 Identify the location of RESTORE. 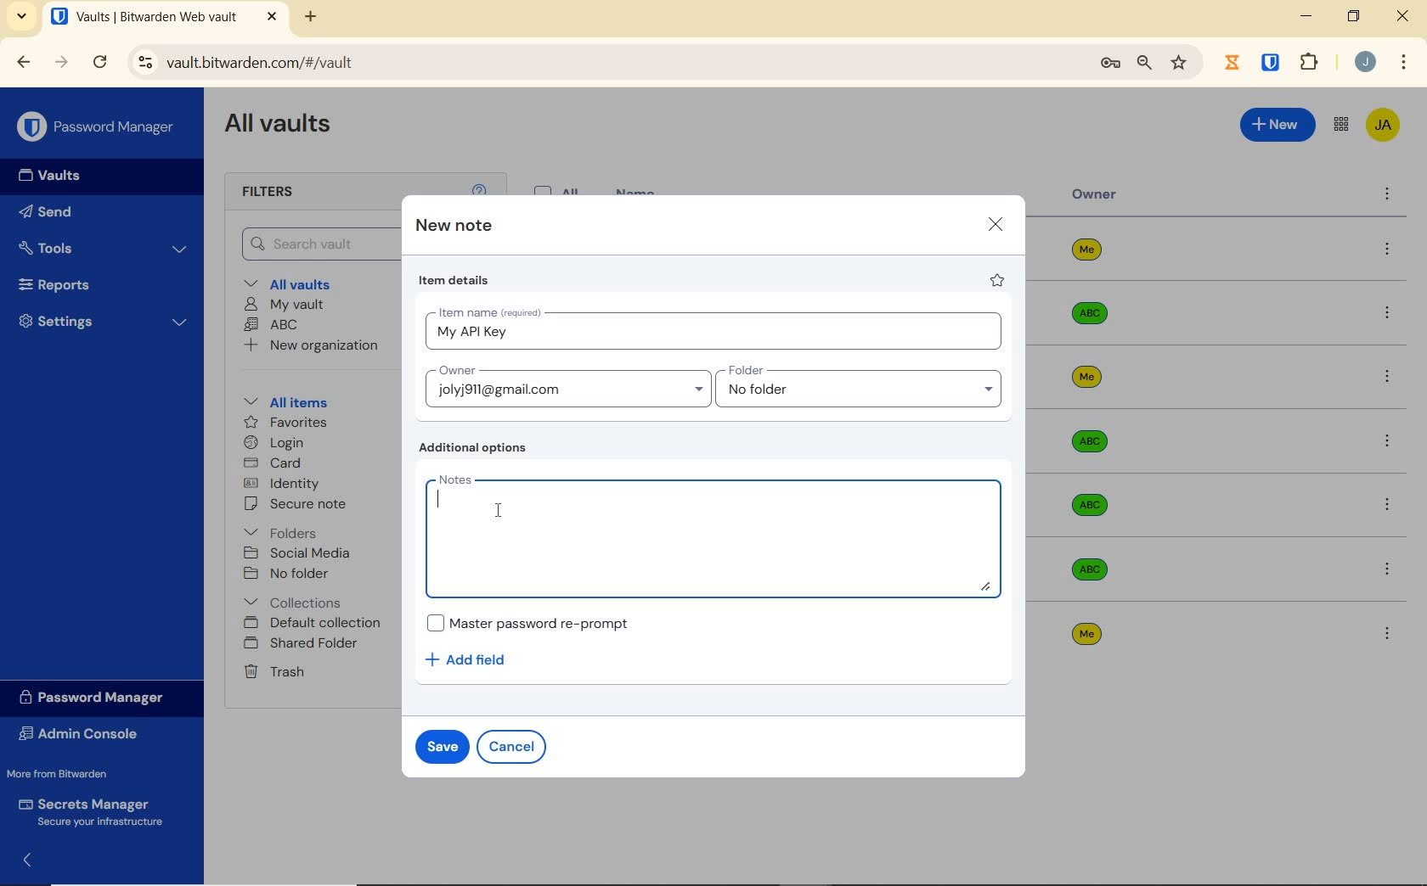
(1353, 19).